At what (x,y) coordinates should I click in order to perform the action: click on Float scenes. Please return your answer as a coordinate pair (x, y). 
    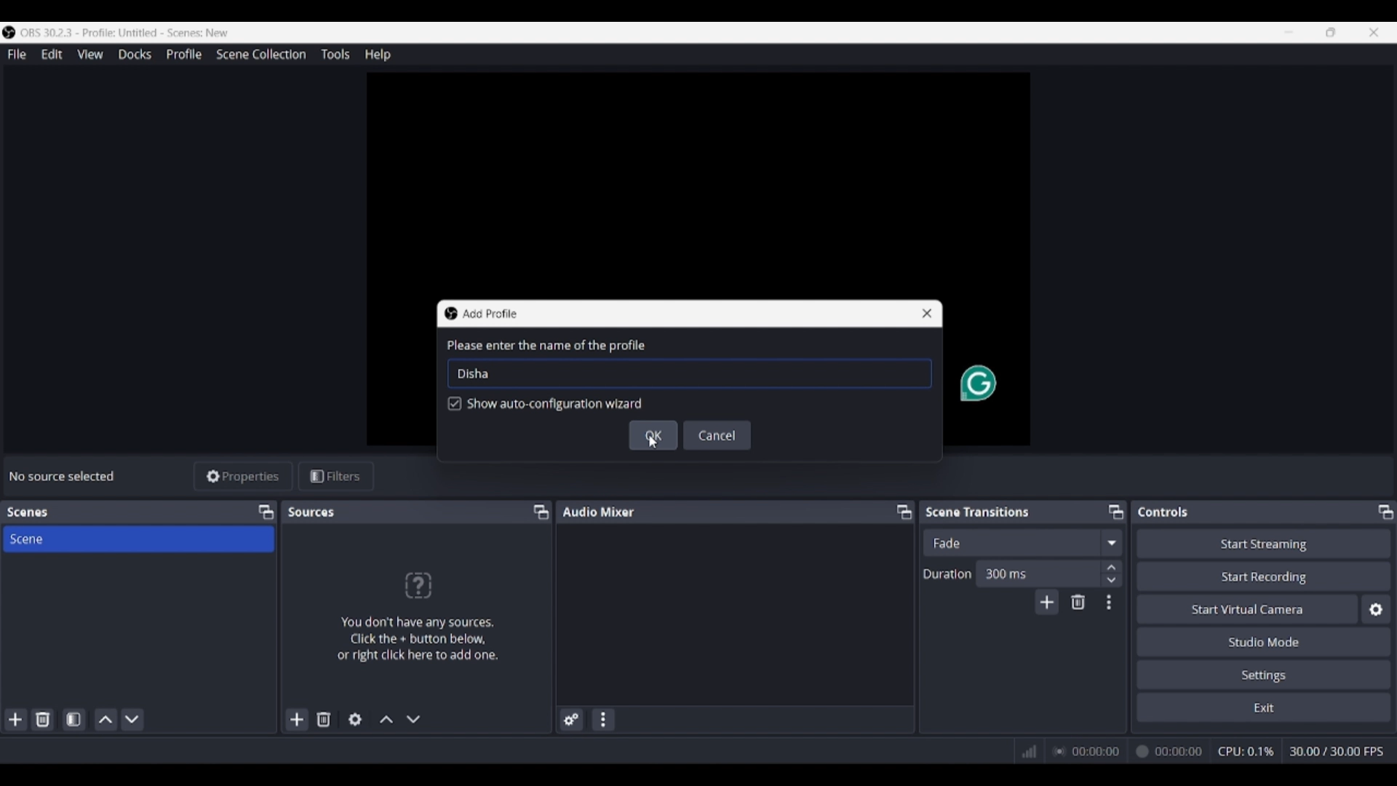
    Looking at the image, I should click on (266, 512).